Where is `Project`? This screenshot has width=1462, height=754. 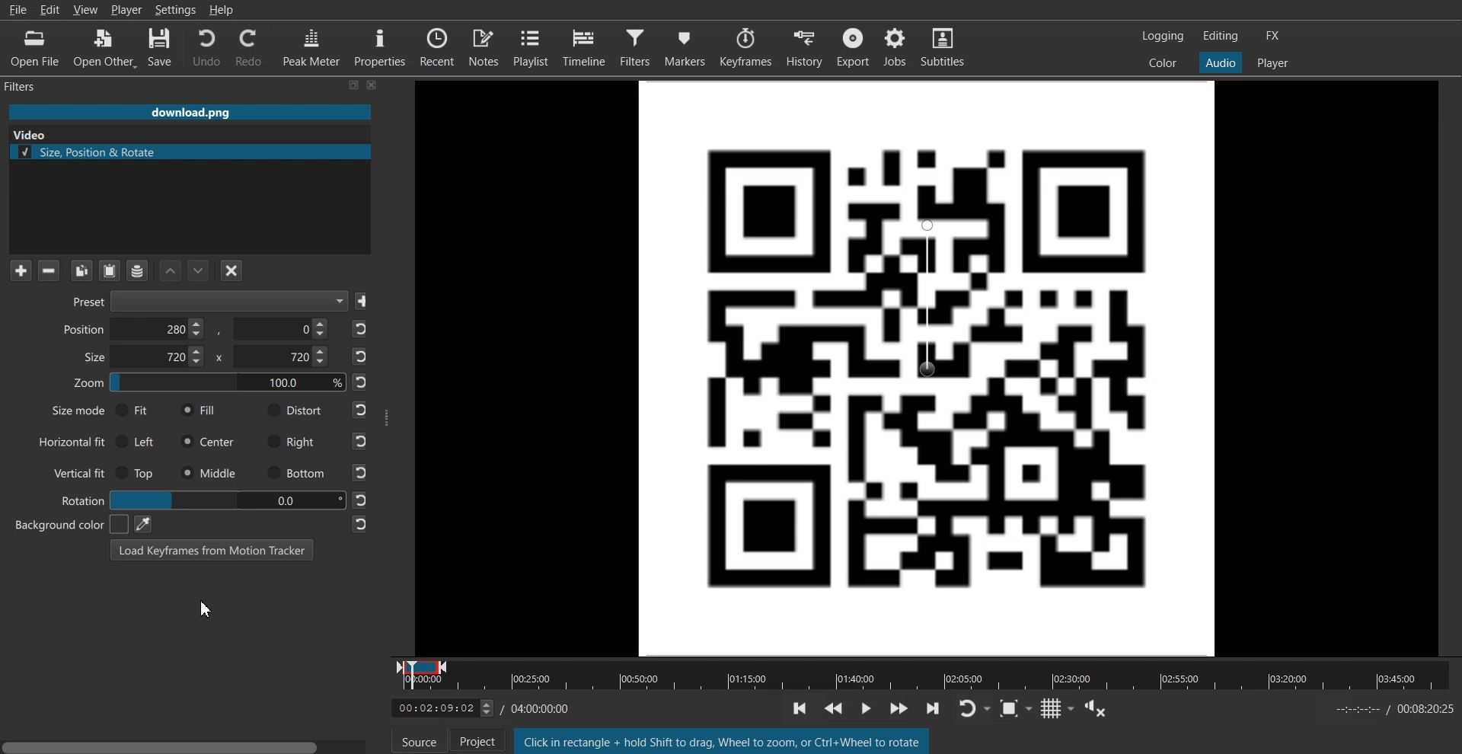
Project is located at coordinates (474, 741).